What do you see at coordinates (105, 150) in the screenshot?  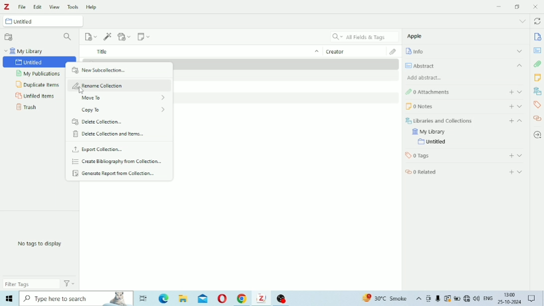 I see `Export Collecton...` at bounding box center [105, 150].